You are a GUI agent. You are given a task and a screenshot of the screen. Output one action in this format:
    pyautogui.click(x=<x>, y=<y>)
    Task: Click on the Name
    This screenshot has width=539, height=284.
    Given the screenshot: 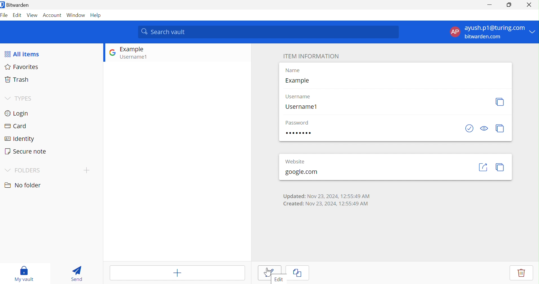 What is the action you would take?
    pyautogui.click(x=292, y=70)
    